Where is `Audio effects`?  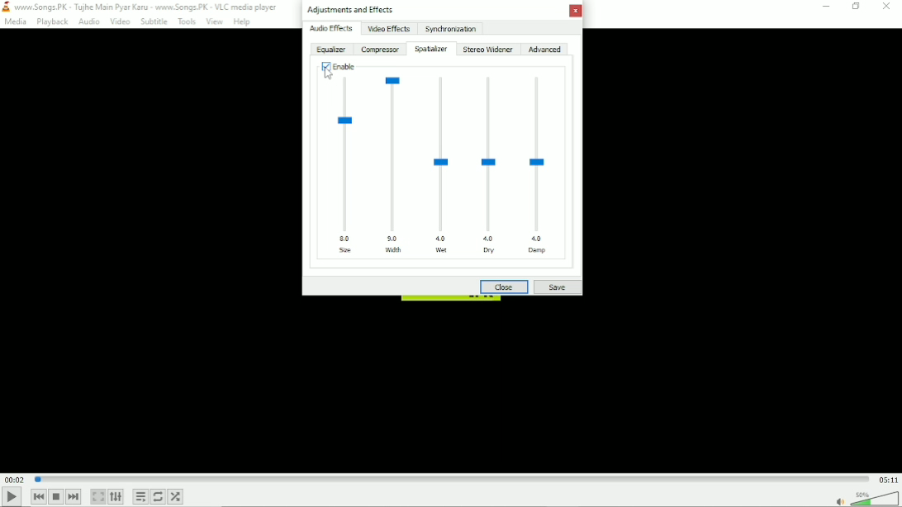
Audio effects is located at coordinates (331, 29).